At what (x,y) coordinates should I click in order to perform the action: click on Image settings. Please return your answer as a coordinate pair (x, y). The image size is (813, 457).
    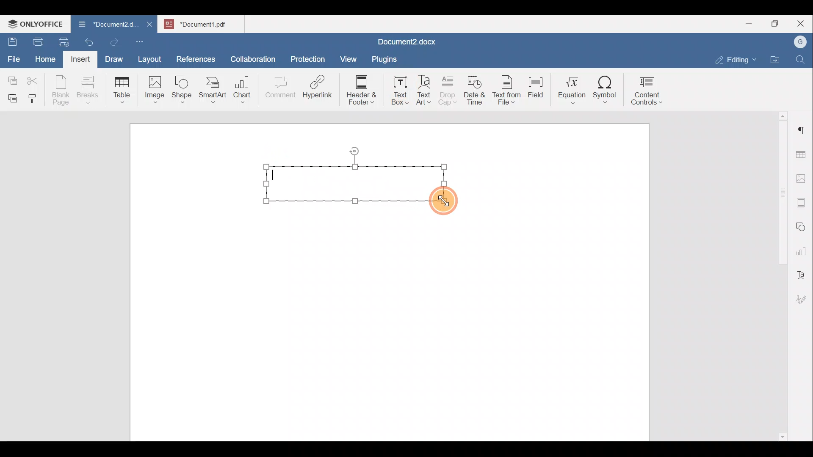
    Looking at the image, I should click on (802, 178).